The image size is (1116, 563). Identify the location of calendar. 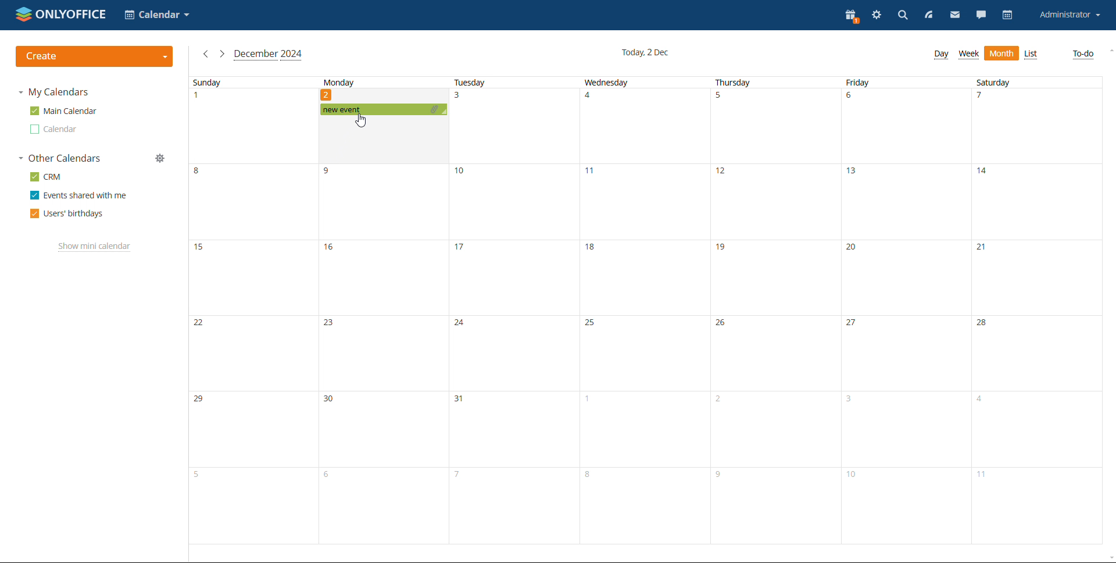
(1008, 16).